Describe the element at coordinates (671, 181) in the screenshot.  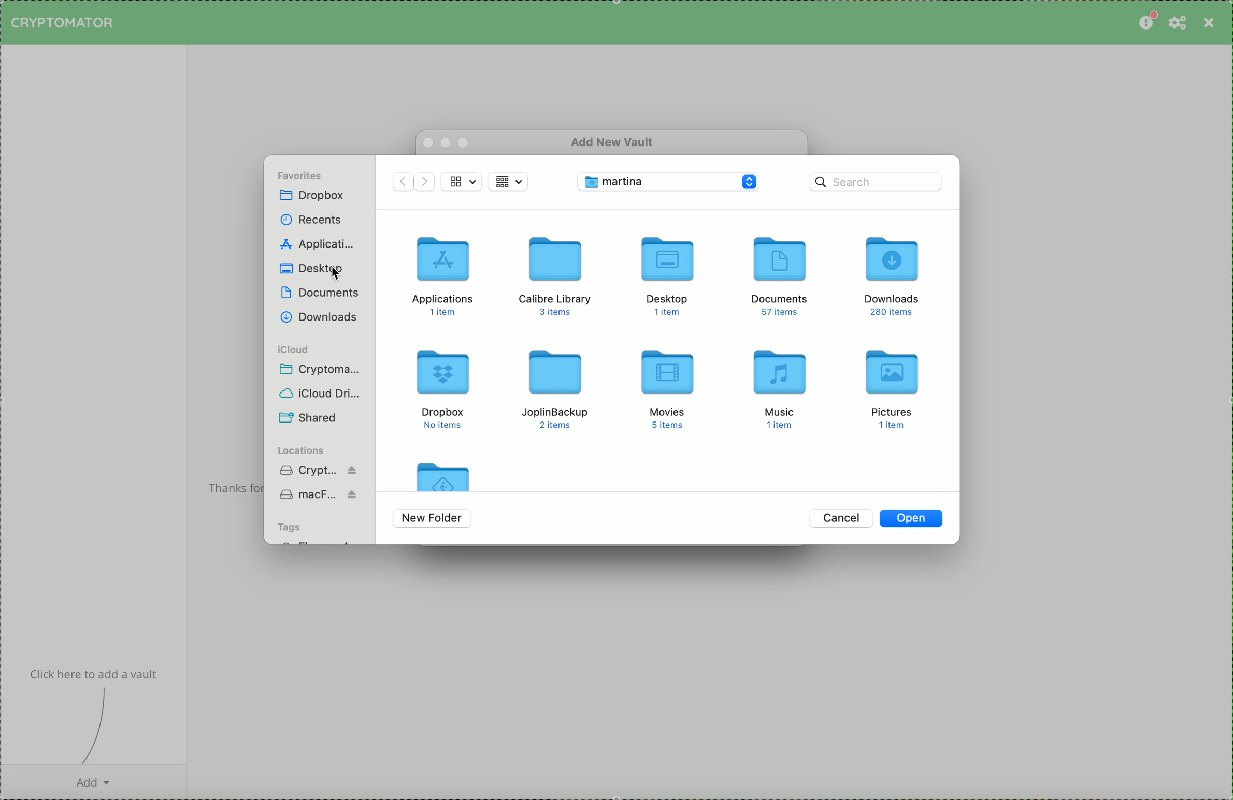
I see `desktop folder` at that location.